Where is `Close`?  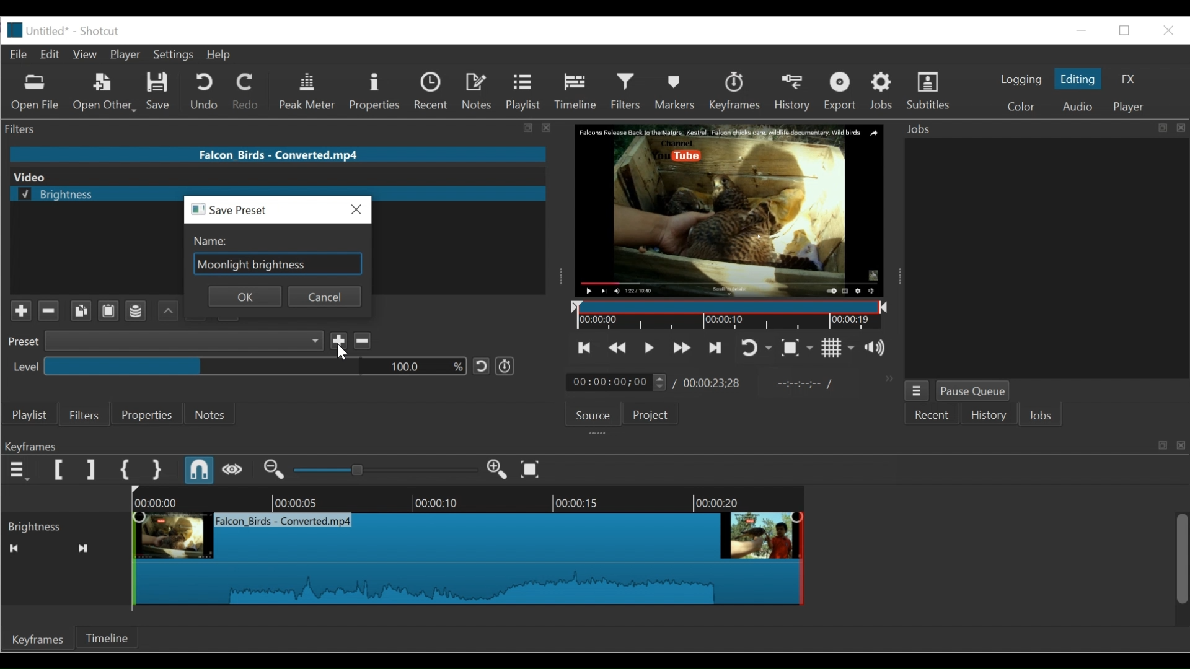
Close is located at coordinates (354, 210).